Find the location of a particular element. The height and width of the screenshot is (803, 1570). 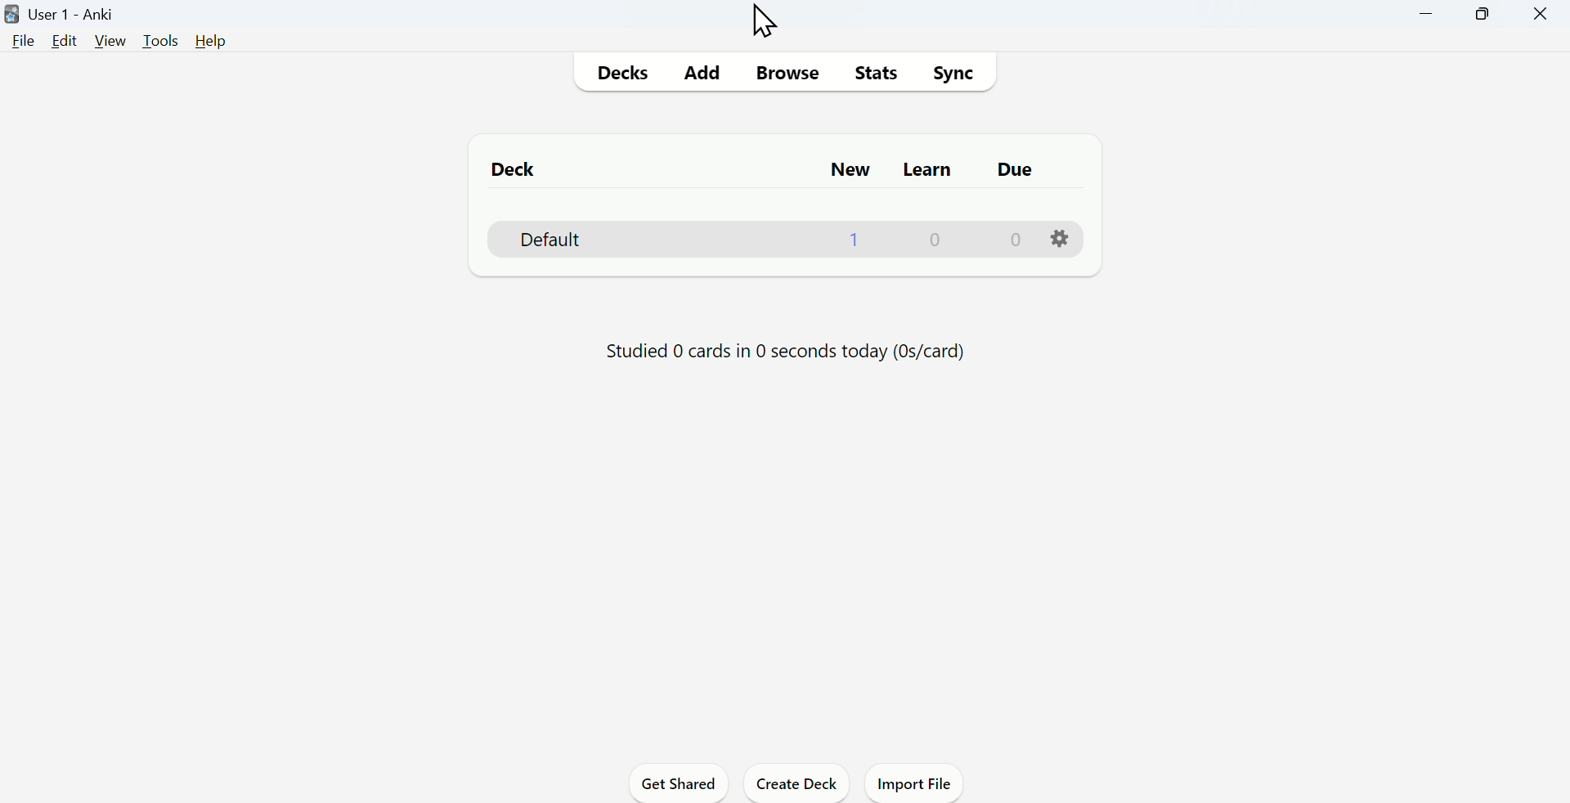

Minimize is located at coordinates (1427, 12).